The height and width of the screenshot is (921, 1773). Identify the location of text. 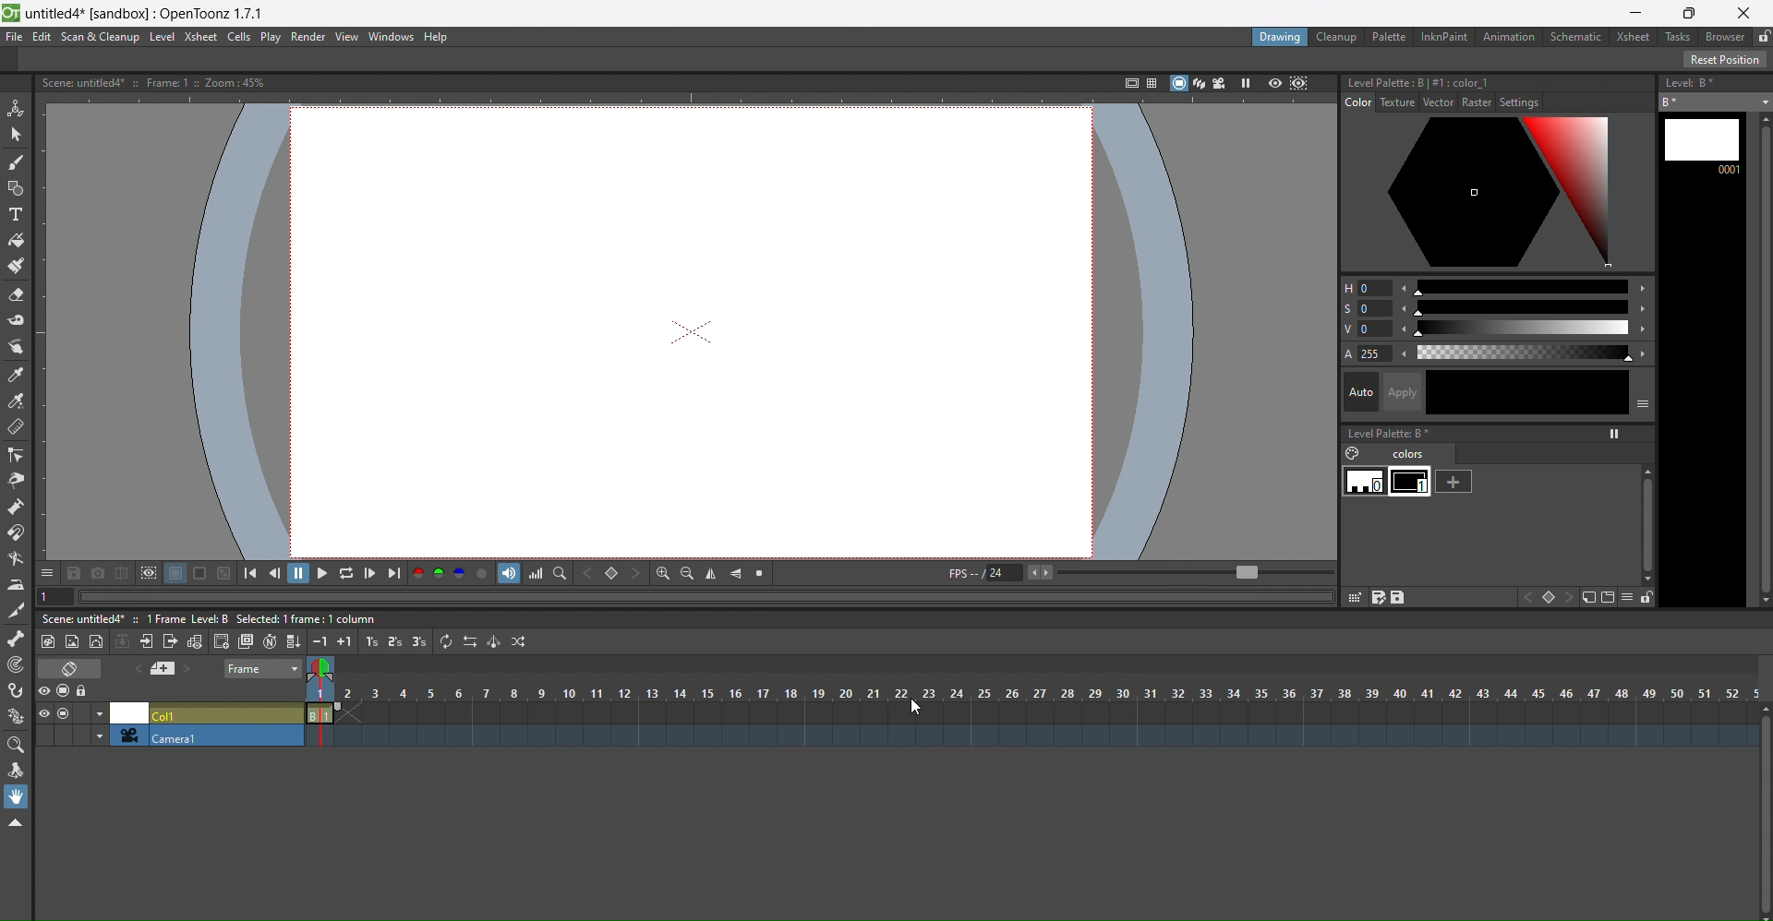
(1450, 102).